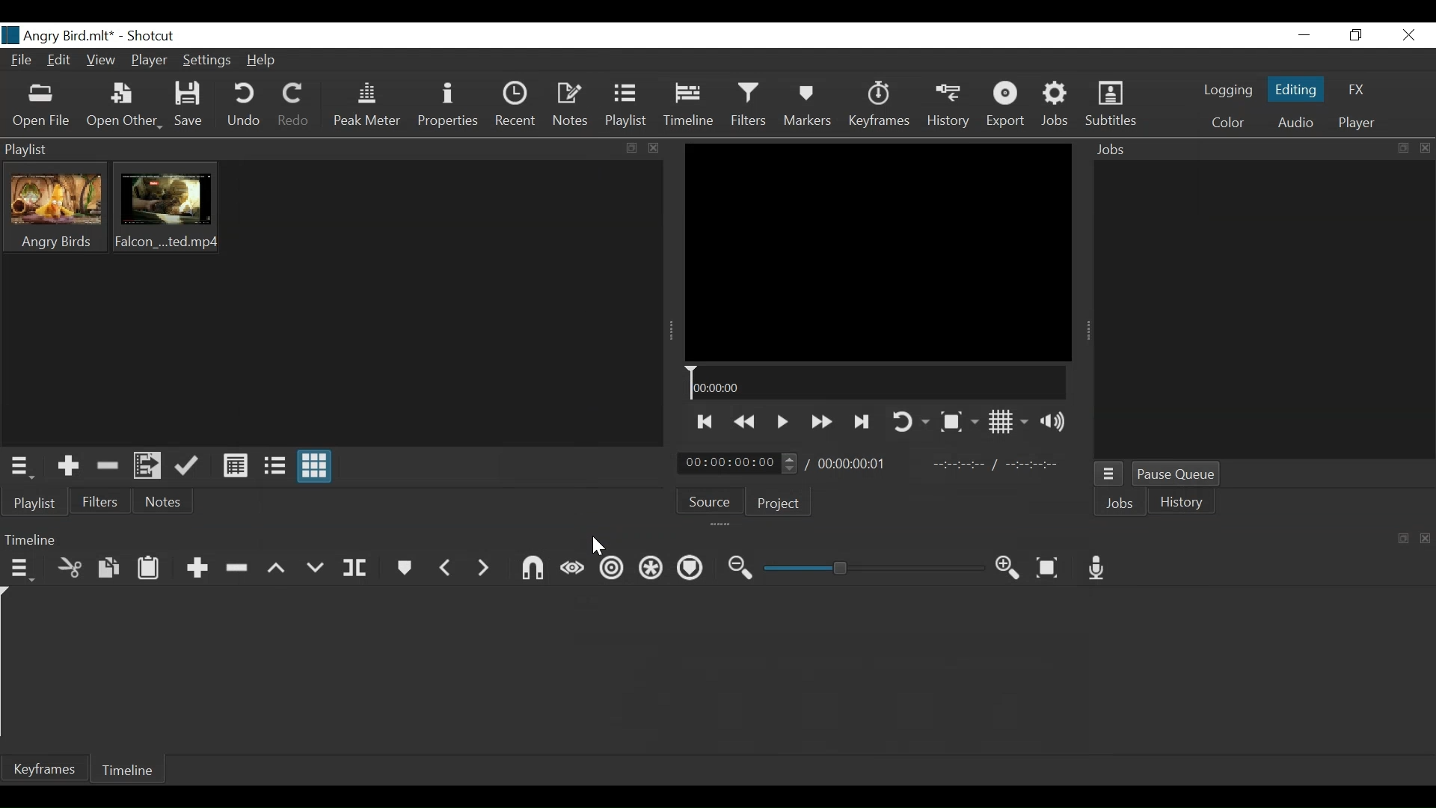 The height and width of the screenshot is (808, 1436). Describe the element at coordinates (692, 569) in the screenshot. I see `Ripple markers` at that location.